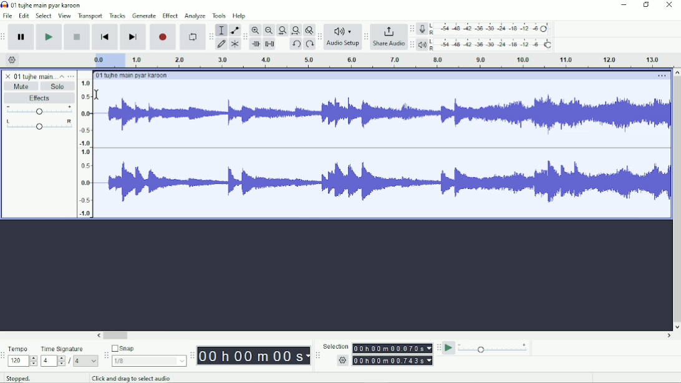 The image size is (681, 383). I want to click on Audacity edit toolbar, so click(245, 37).